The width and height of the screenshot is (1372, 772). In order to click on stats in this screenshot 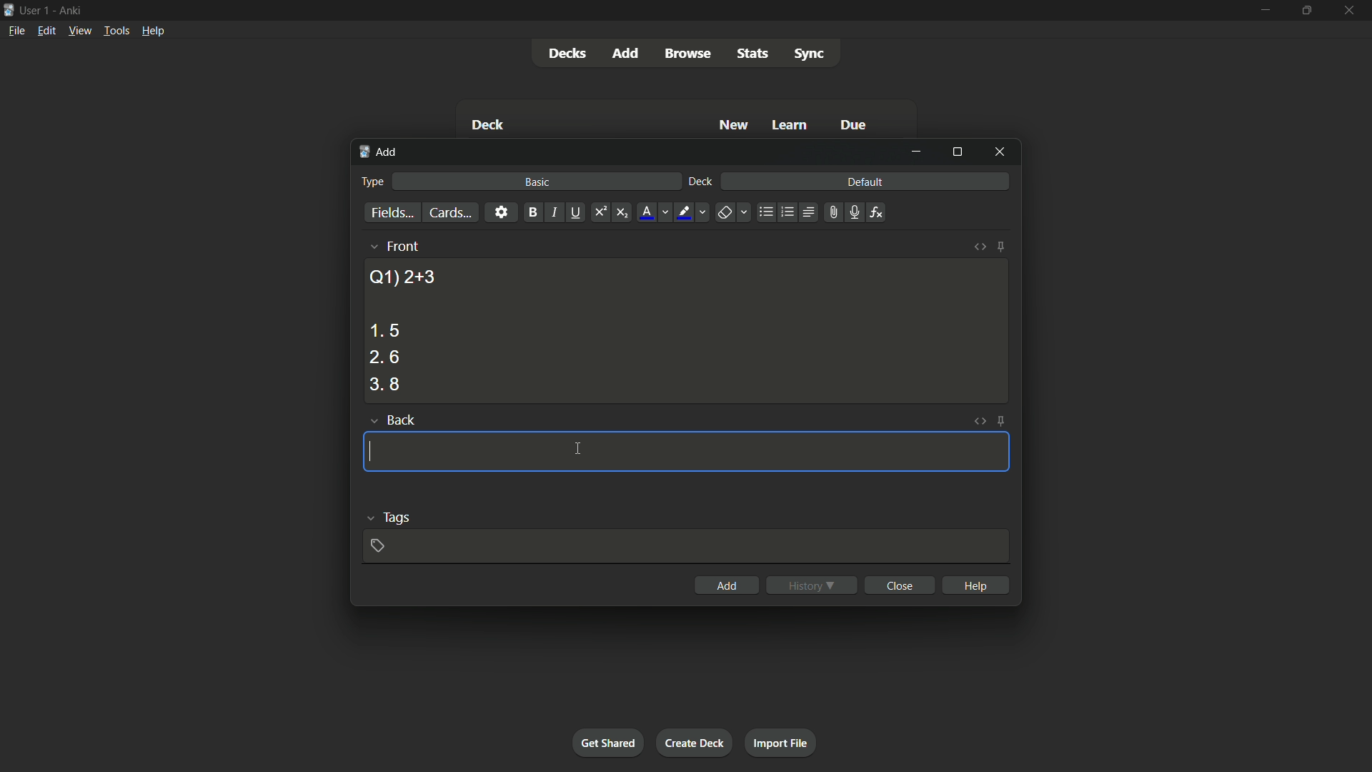, I will do `click(754, 54)`.